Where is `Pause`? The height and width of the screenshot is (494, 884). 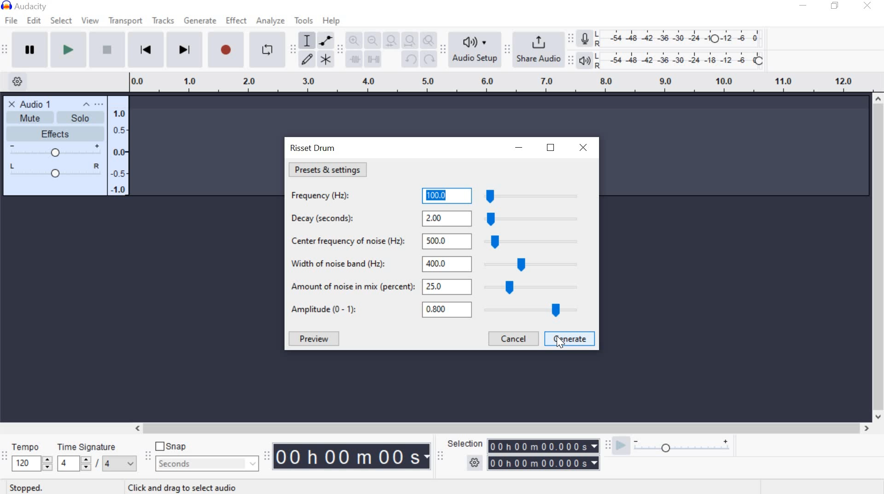
Pause is located at coordinates (29, 48).